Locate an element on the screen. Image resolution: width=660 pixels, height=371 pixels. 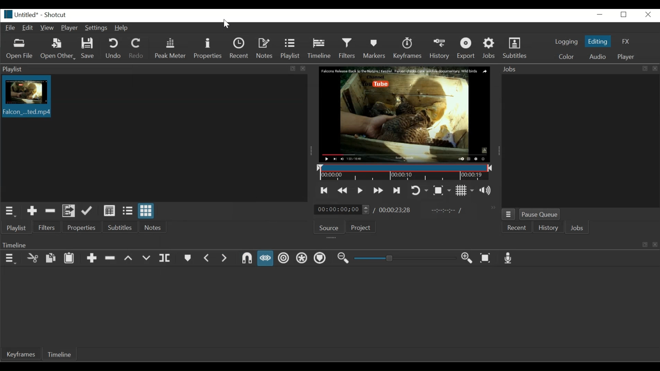
Source is located at coordinates (328, 227).